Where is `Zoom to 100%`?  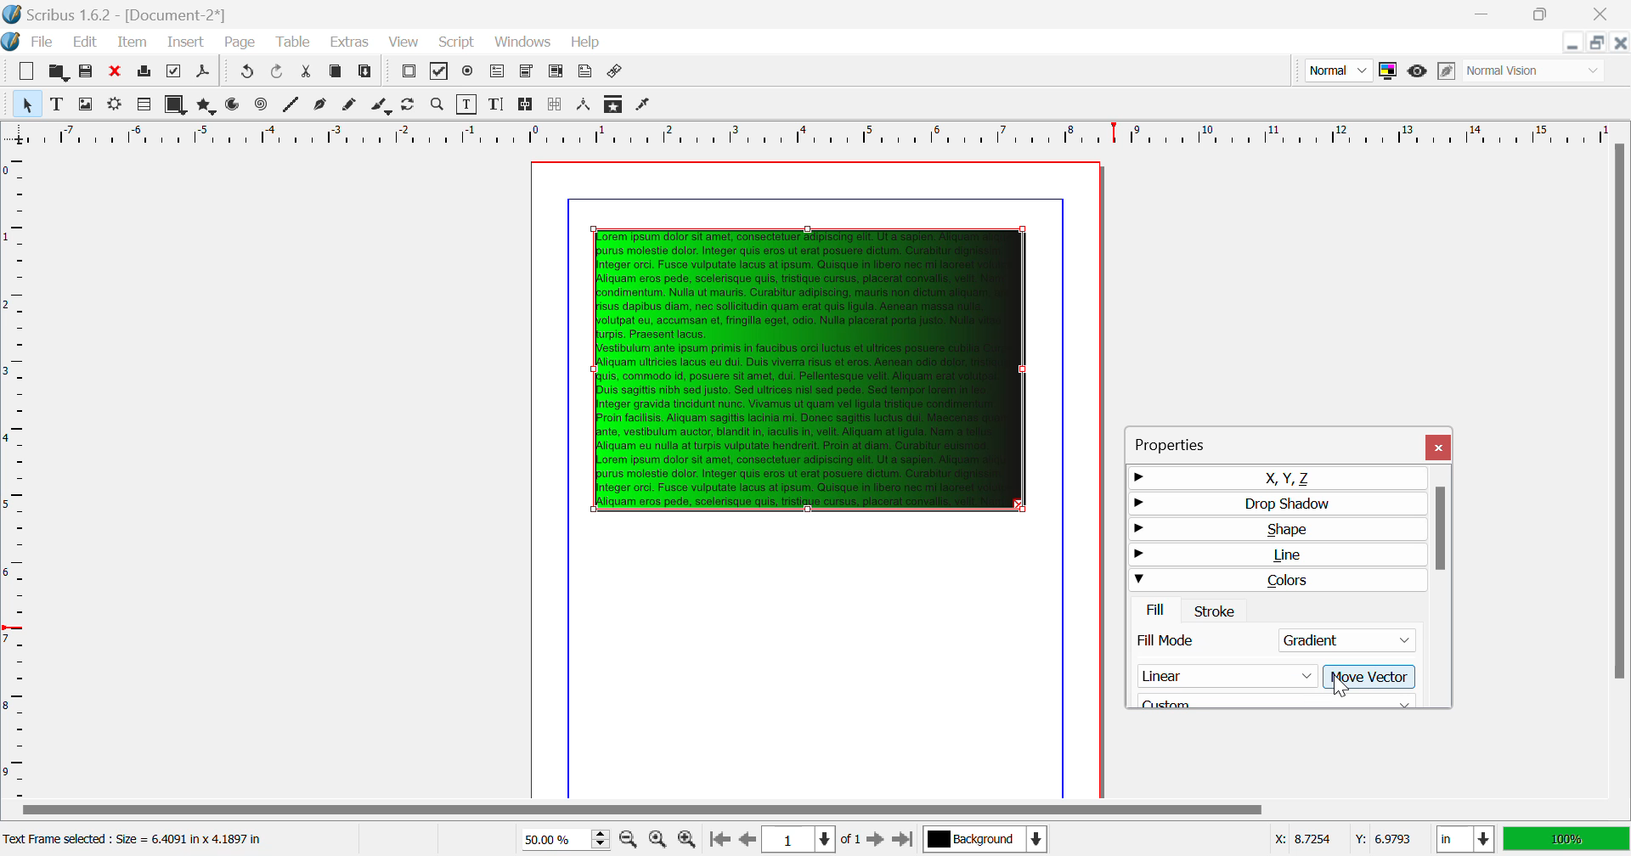 Zoom to 100% is located at coordinates (657, 839).